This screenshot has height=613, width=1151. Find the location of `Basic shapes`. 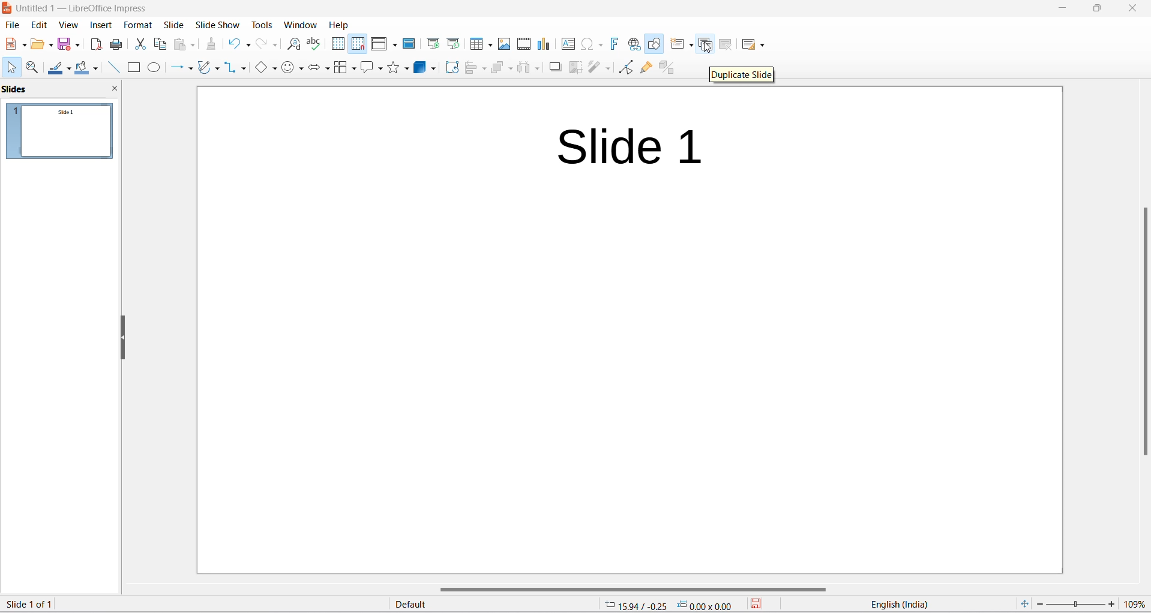

Basic shapes is located at coordinates (263, 68).